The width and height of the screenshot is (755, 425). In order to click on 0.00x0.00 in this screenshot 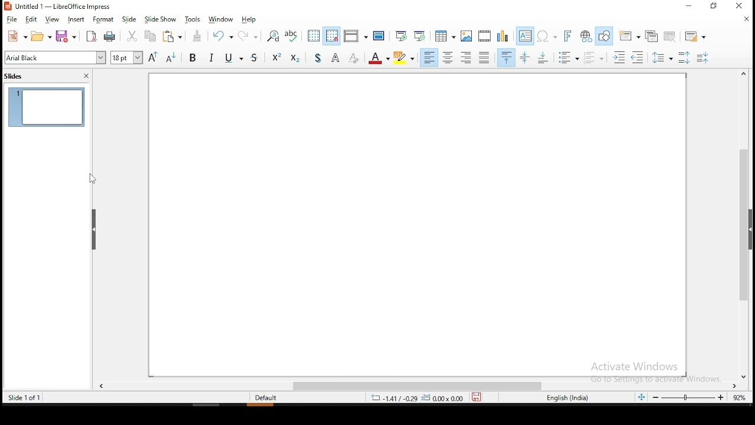, I will do `click(444, 398)`.